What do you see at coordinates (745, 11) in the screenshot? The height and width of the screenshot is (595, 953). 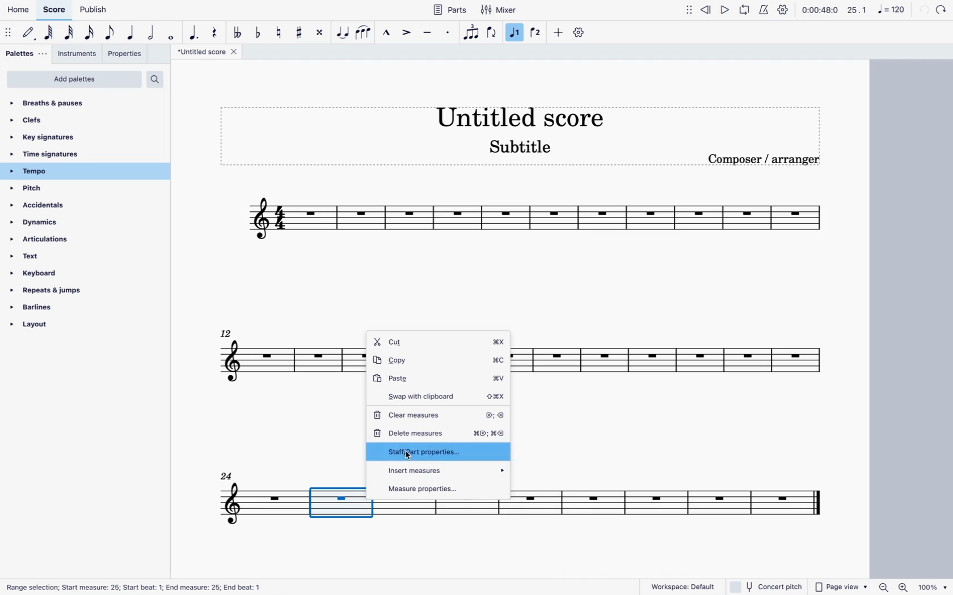 I see `loop playback` at bounding box center [745, 11].